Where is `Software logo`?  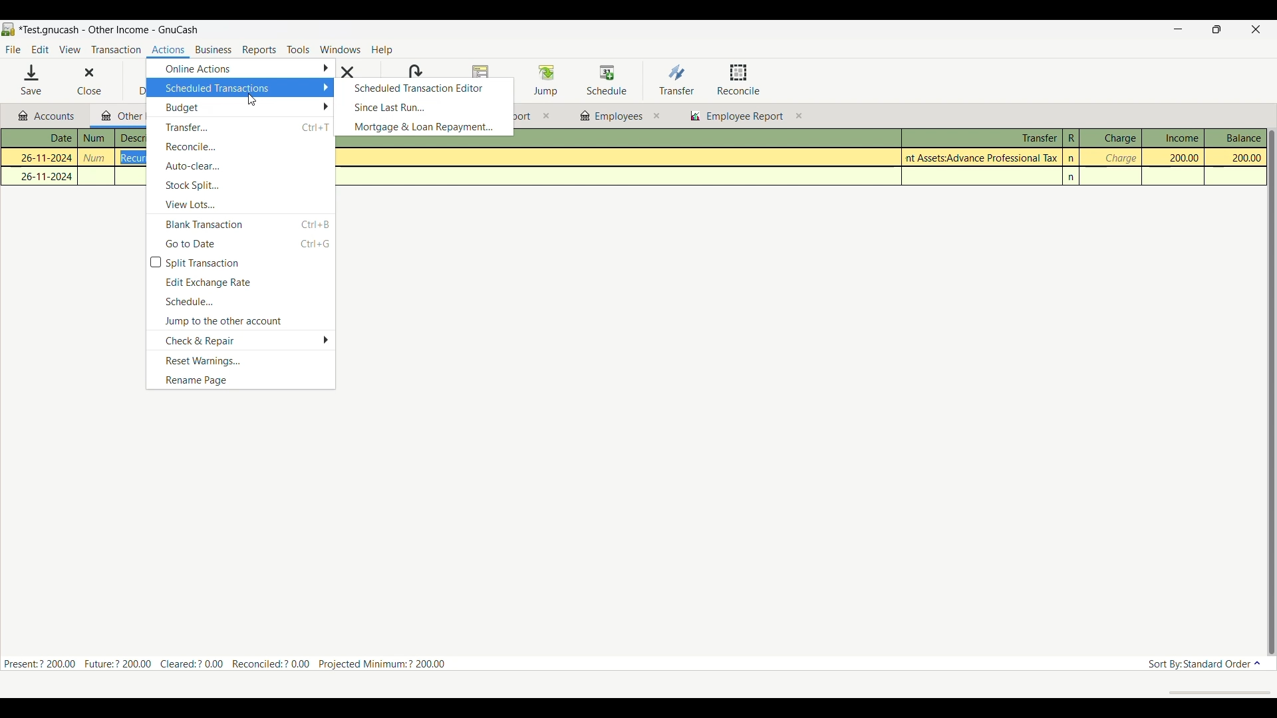 Software logo is located at coordinates (9, 29).